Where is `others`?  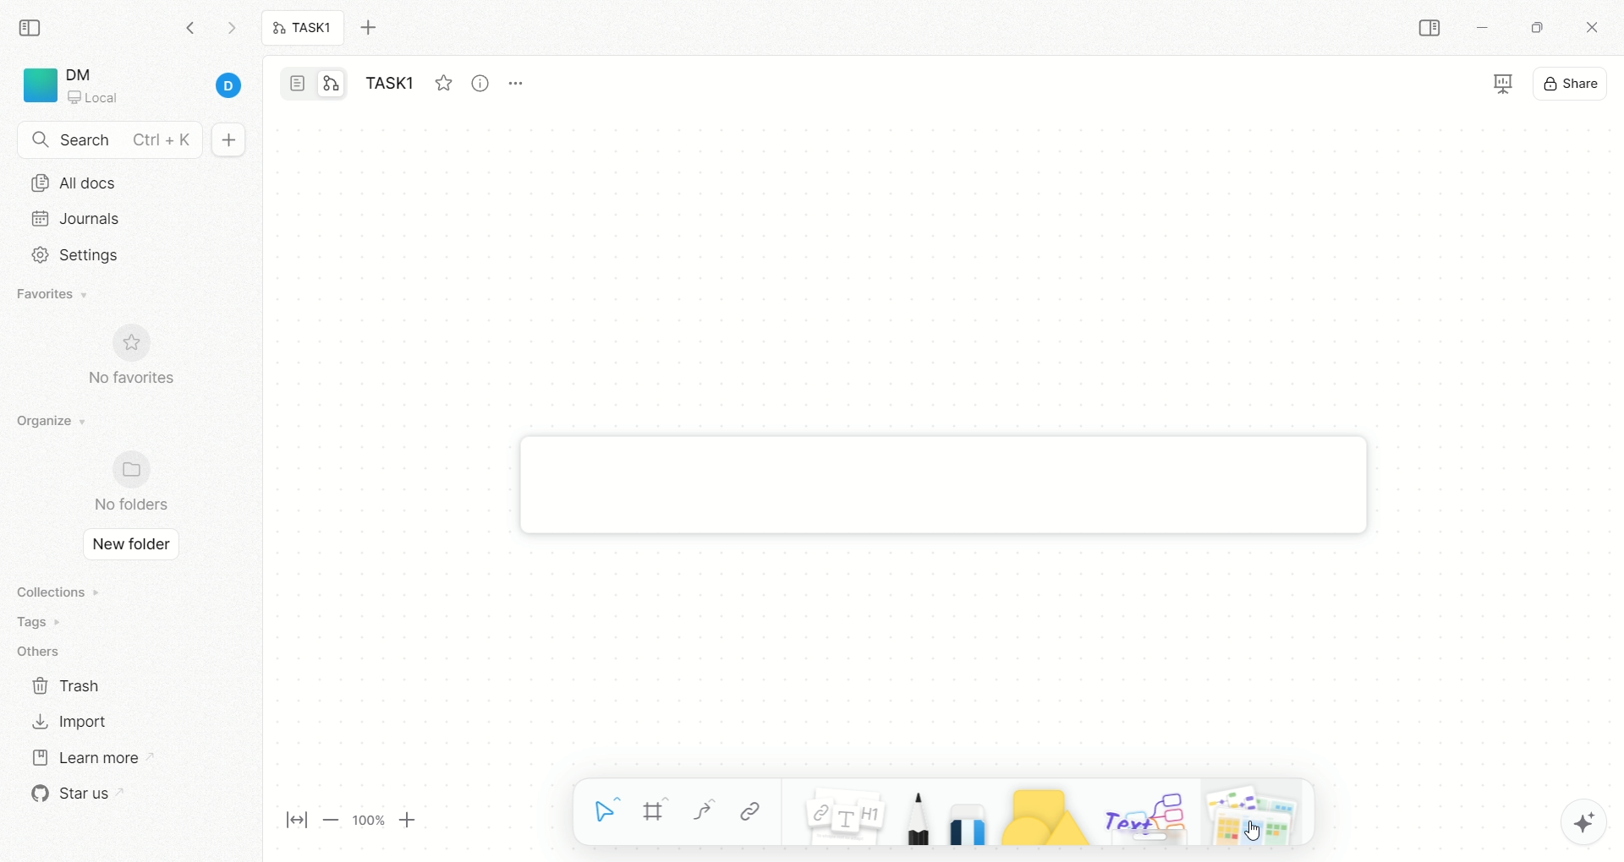
others is located at coordinates (42, 652).